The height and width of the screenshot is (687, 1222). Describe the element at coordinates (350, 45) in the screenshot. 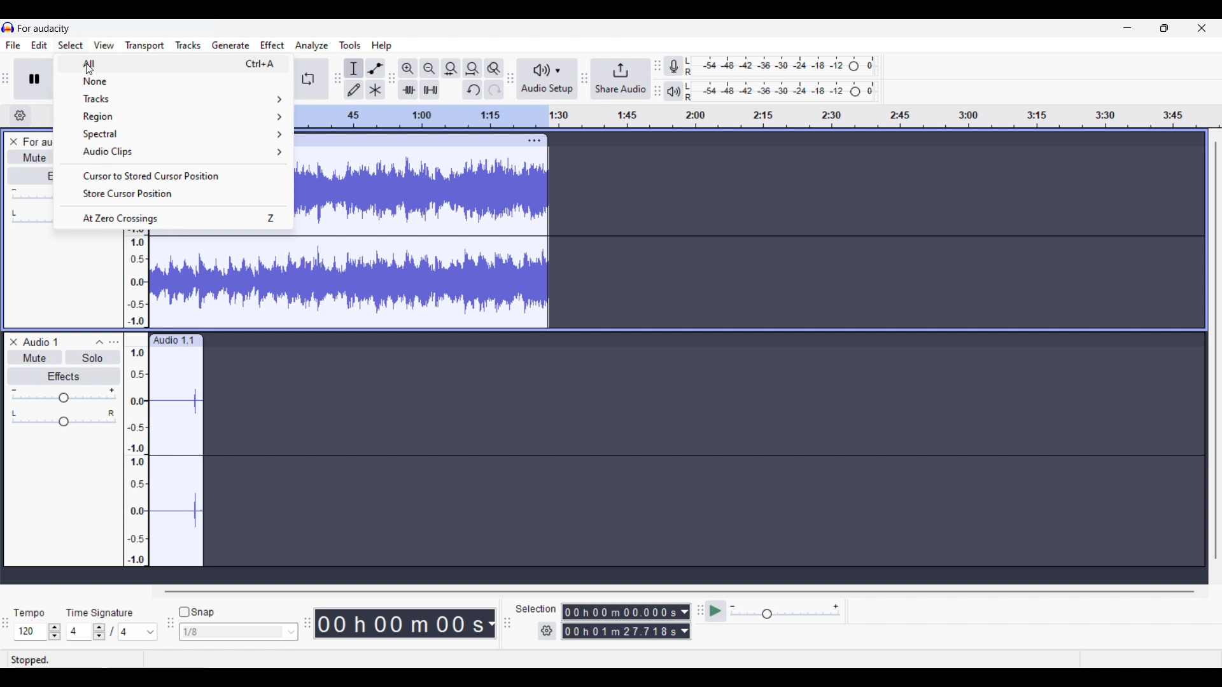

I see `Tools` at that location.